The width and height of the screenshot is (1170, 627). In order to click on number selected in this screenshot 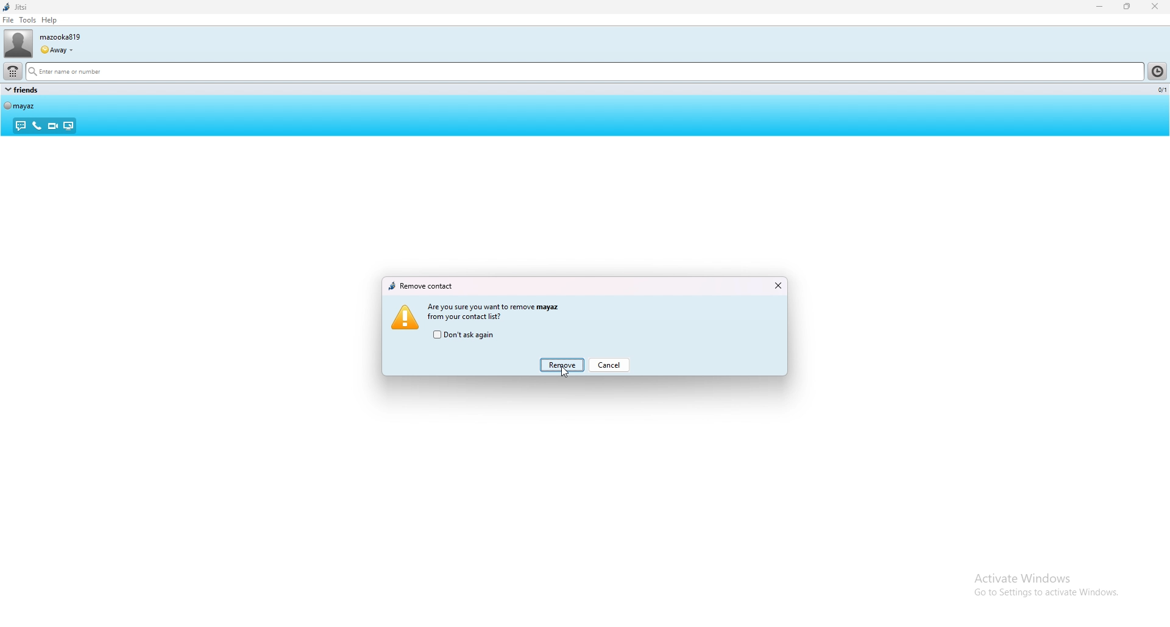, I will do `click(1160, 90)`.